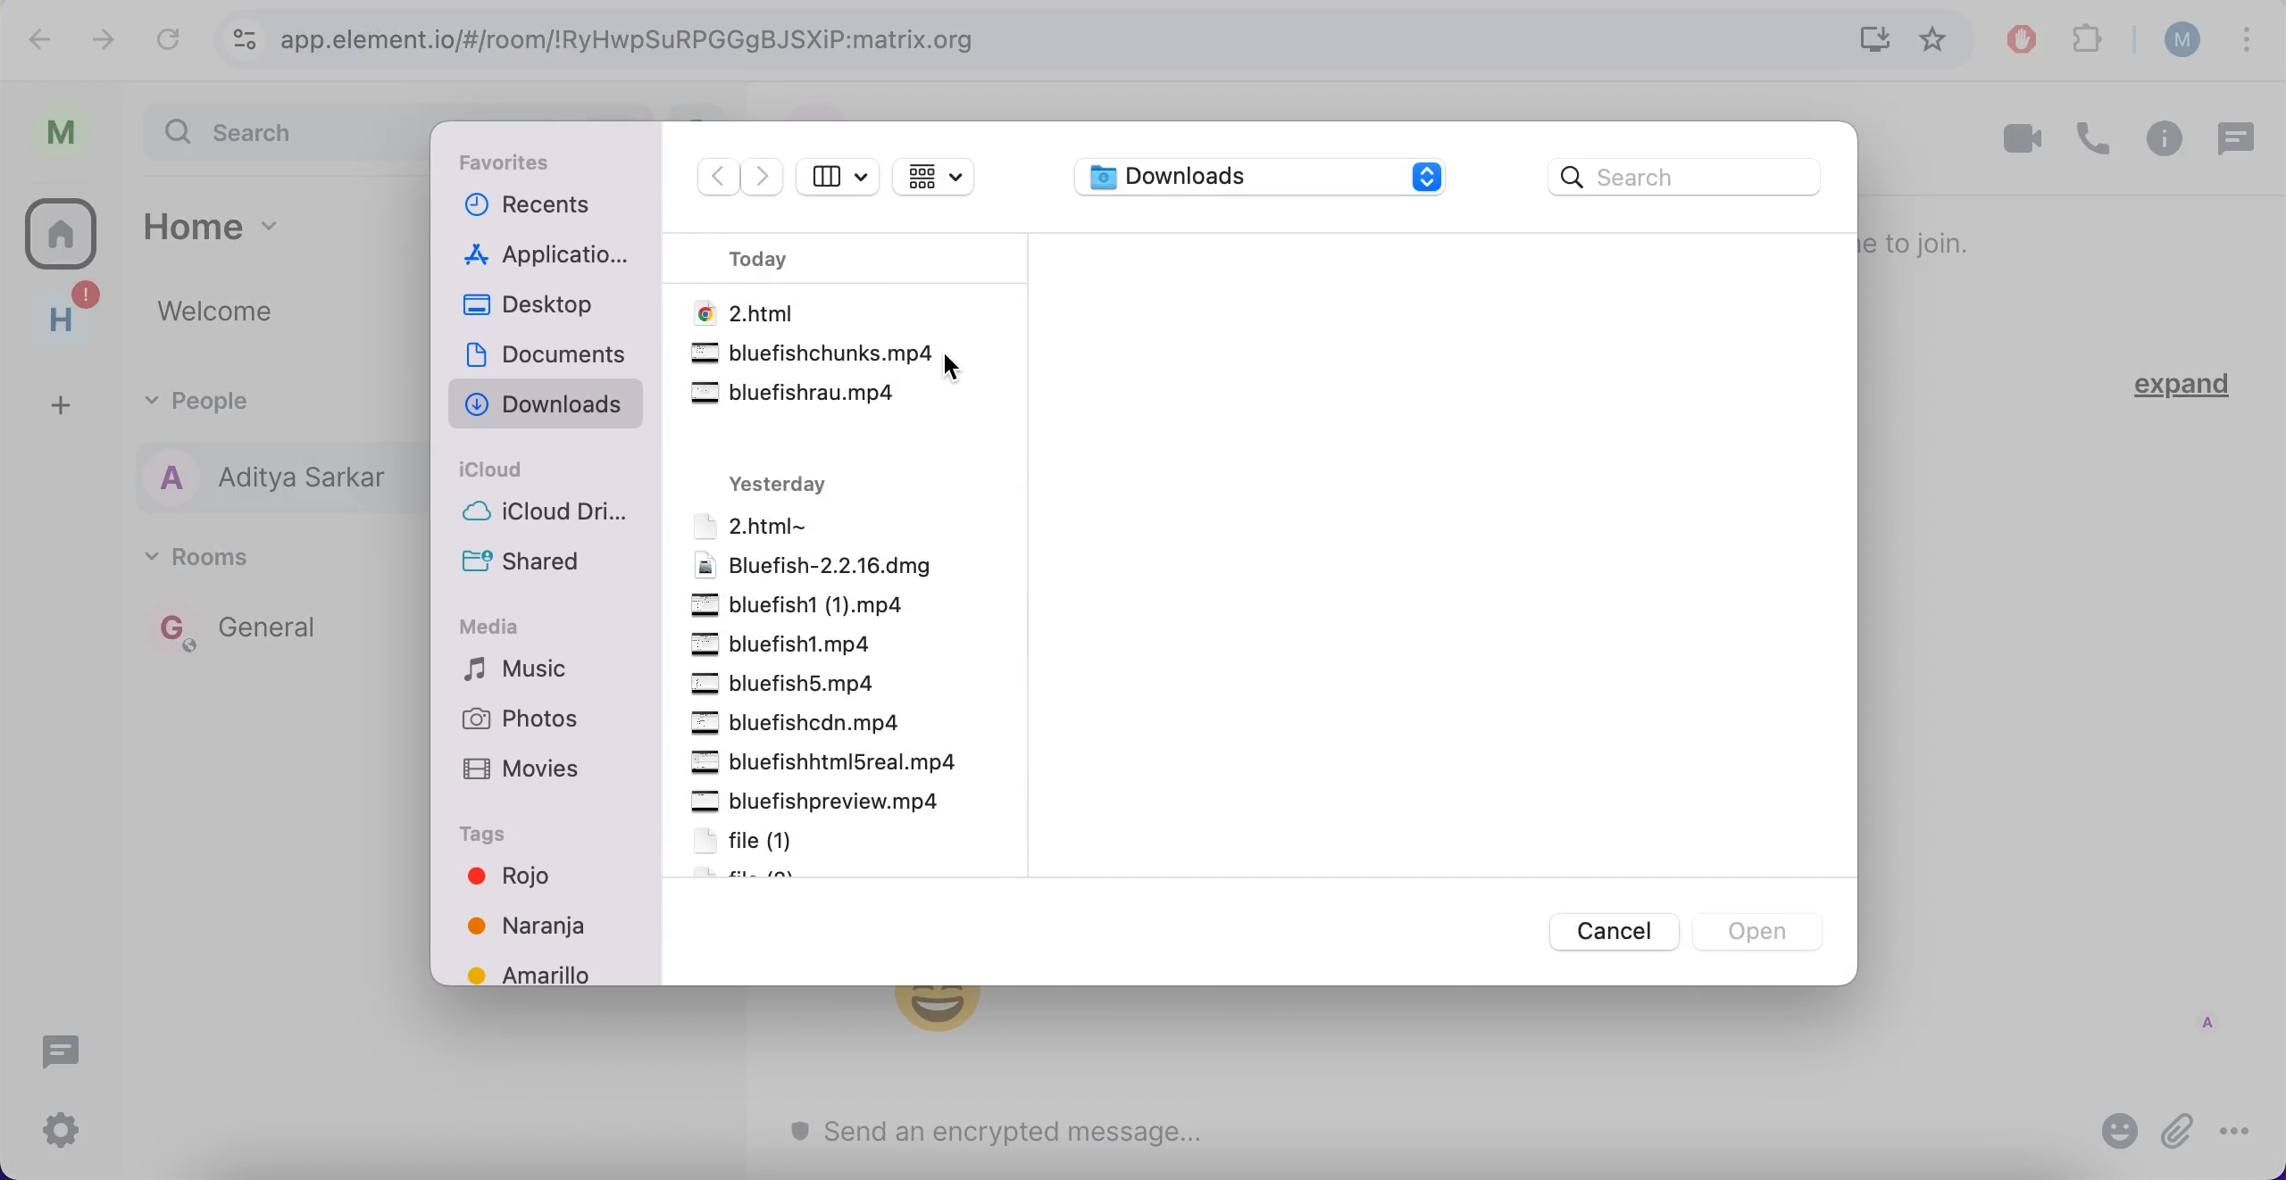 This screenshot has width=2286, height=1180. What do you see at coordinates (550, 671) in the screenshot?
I see `music` at bounding box center [550, 671].